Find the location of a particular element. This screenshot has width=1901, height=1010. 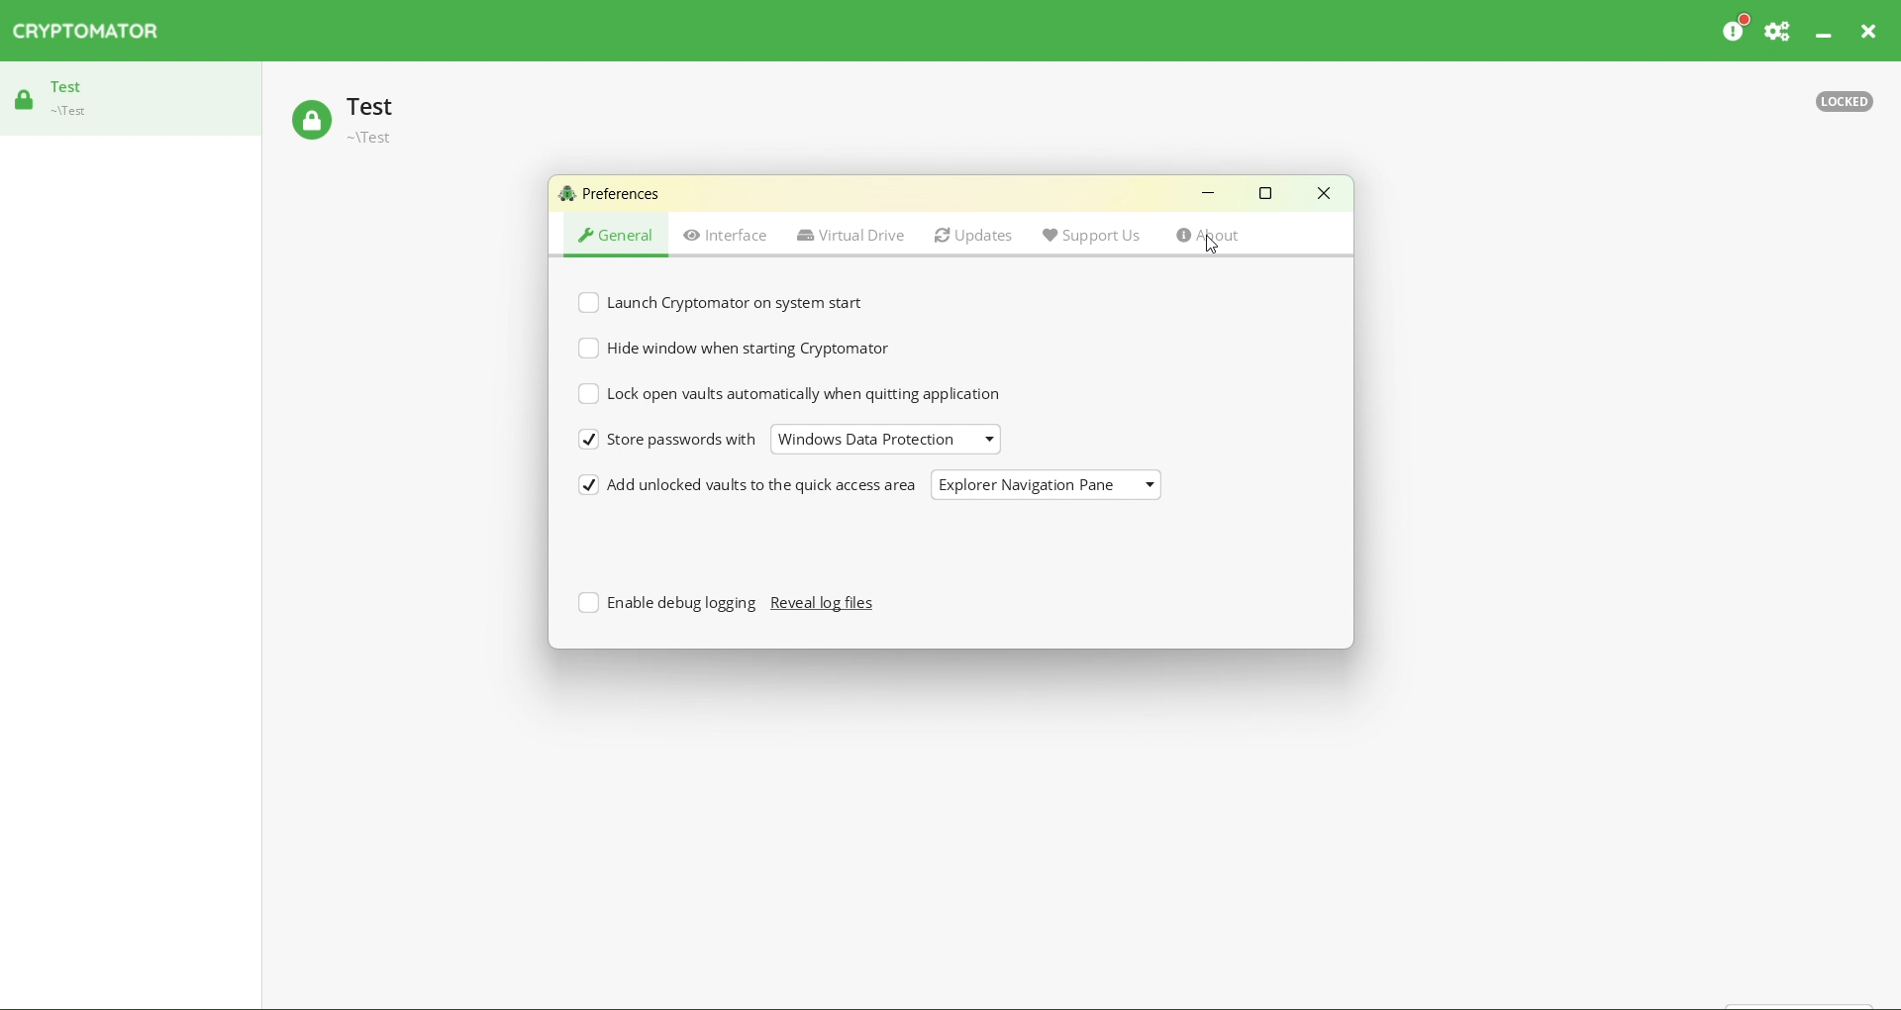

Updates is located at coordinates (972, 238).